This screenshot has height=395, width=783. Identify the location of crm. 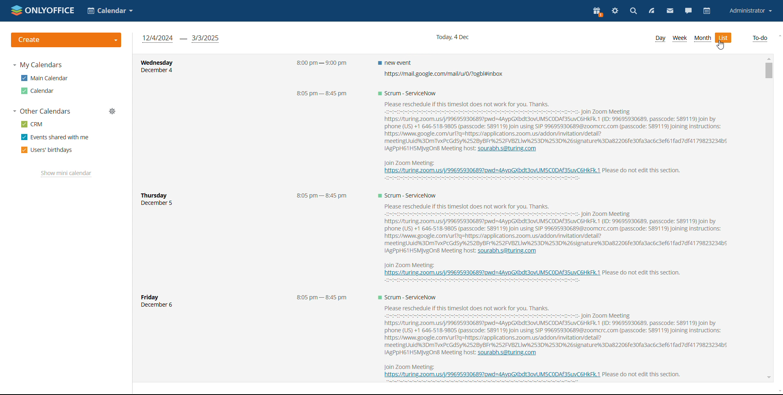
(32, 124).